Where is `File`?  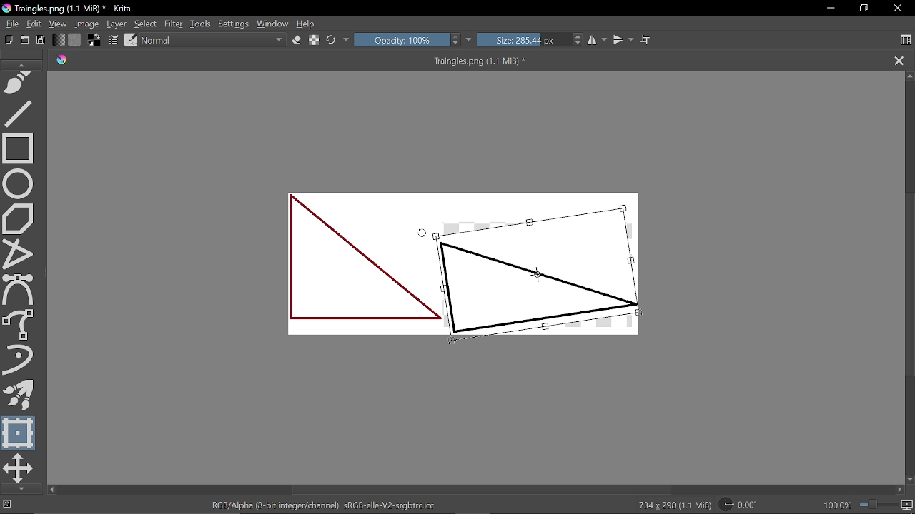
File is located at coordinates (10, 24).